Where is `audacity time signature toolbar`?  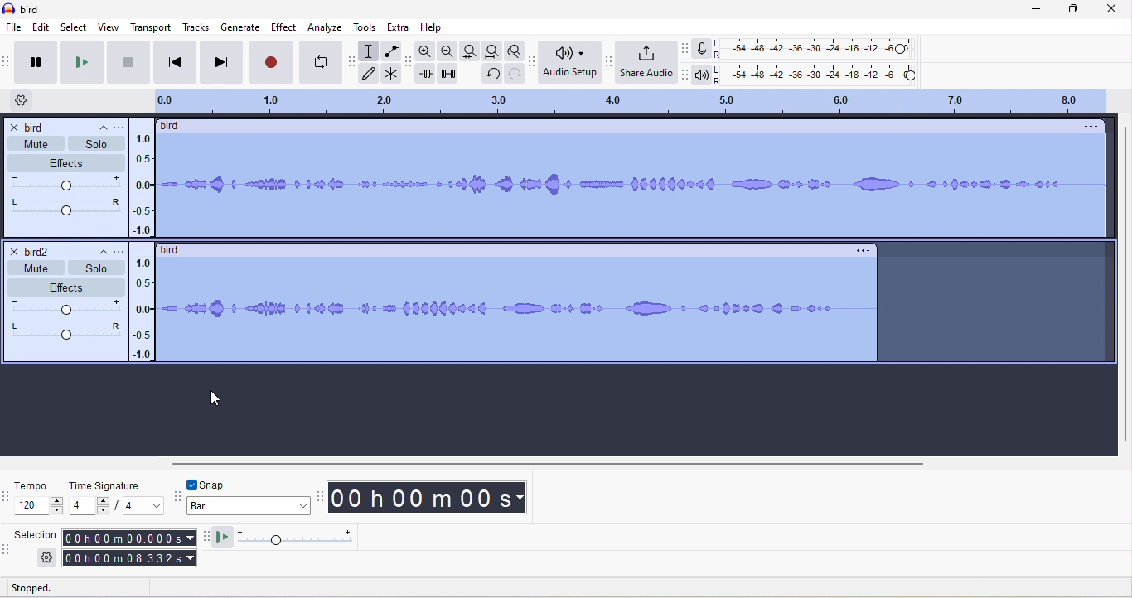
audacity time signature toolbar is located at coordinates (7, 502).